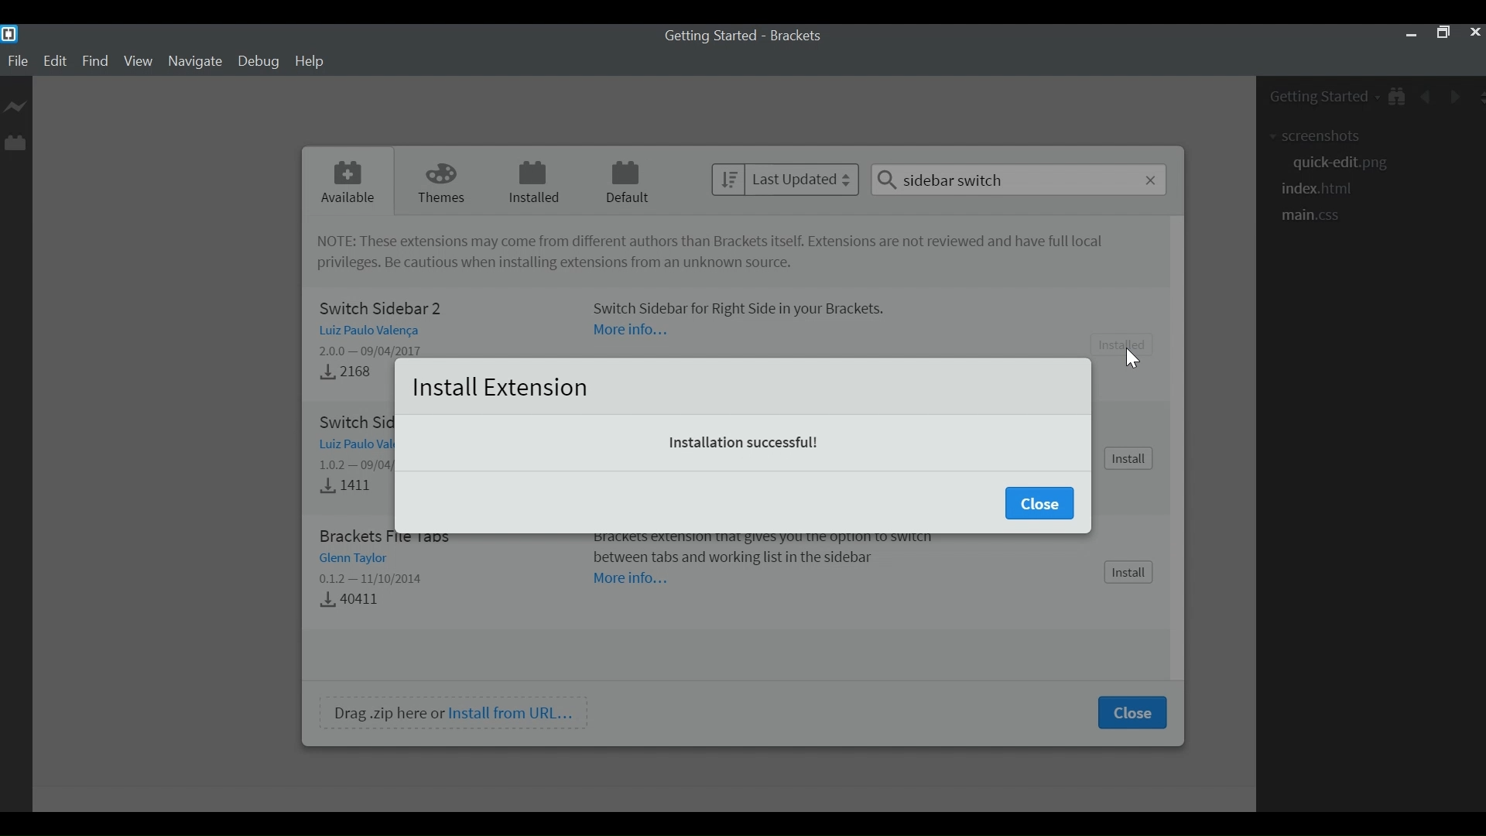 This screenshot has height=836, width=1486. What do you see at coordinates (745, 443) in the screenshot?
I see `Installation successfull` at bounding box center [745, 443].